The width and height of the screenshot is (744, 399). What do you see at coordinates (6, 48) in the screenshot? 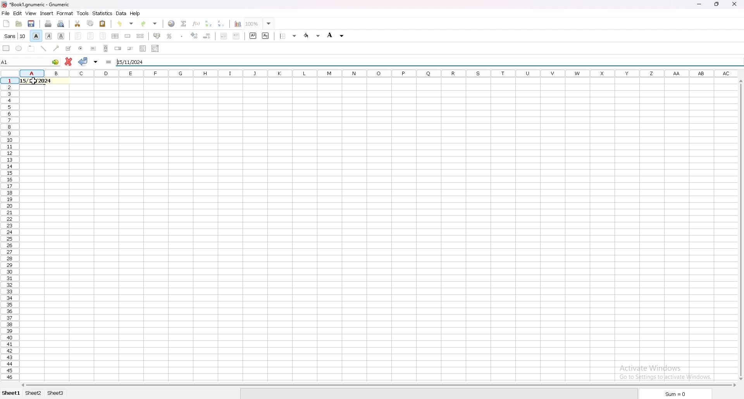
I see `rectangle` at bounding box center [6, 48].